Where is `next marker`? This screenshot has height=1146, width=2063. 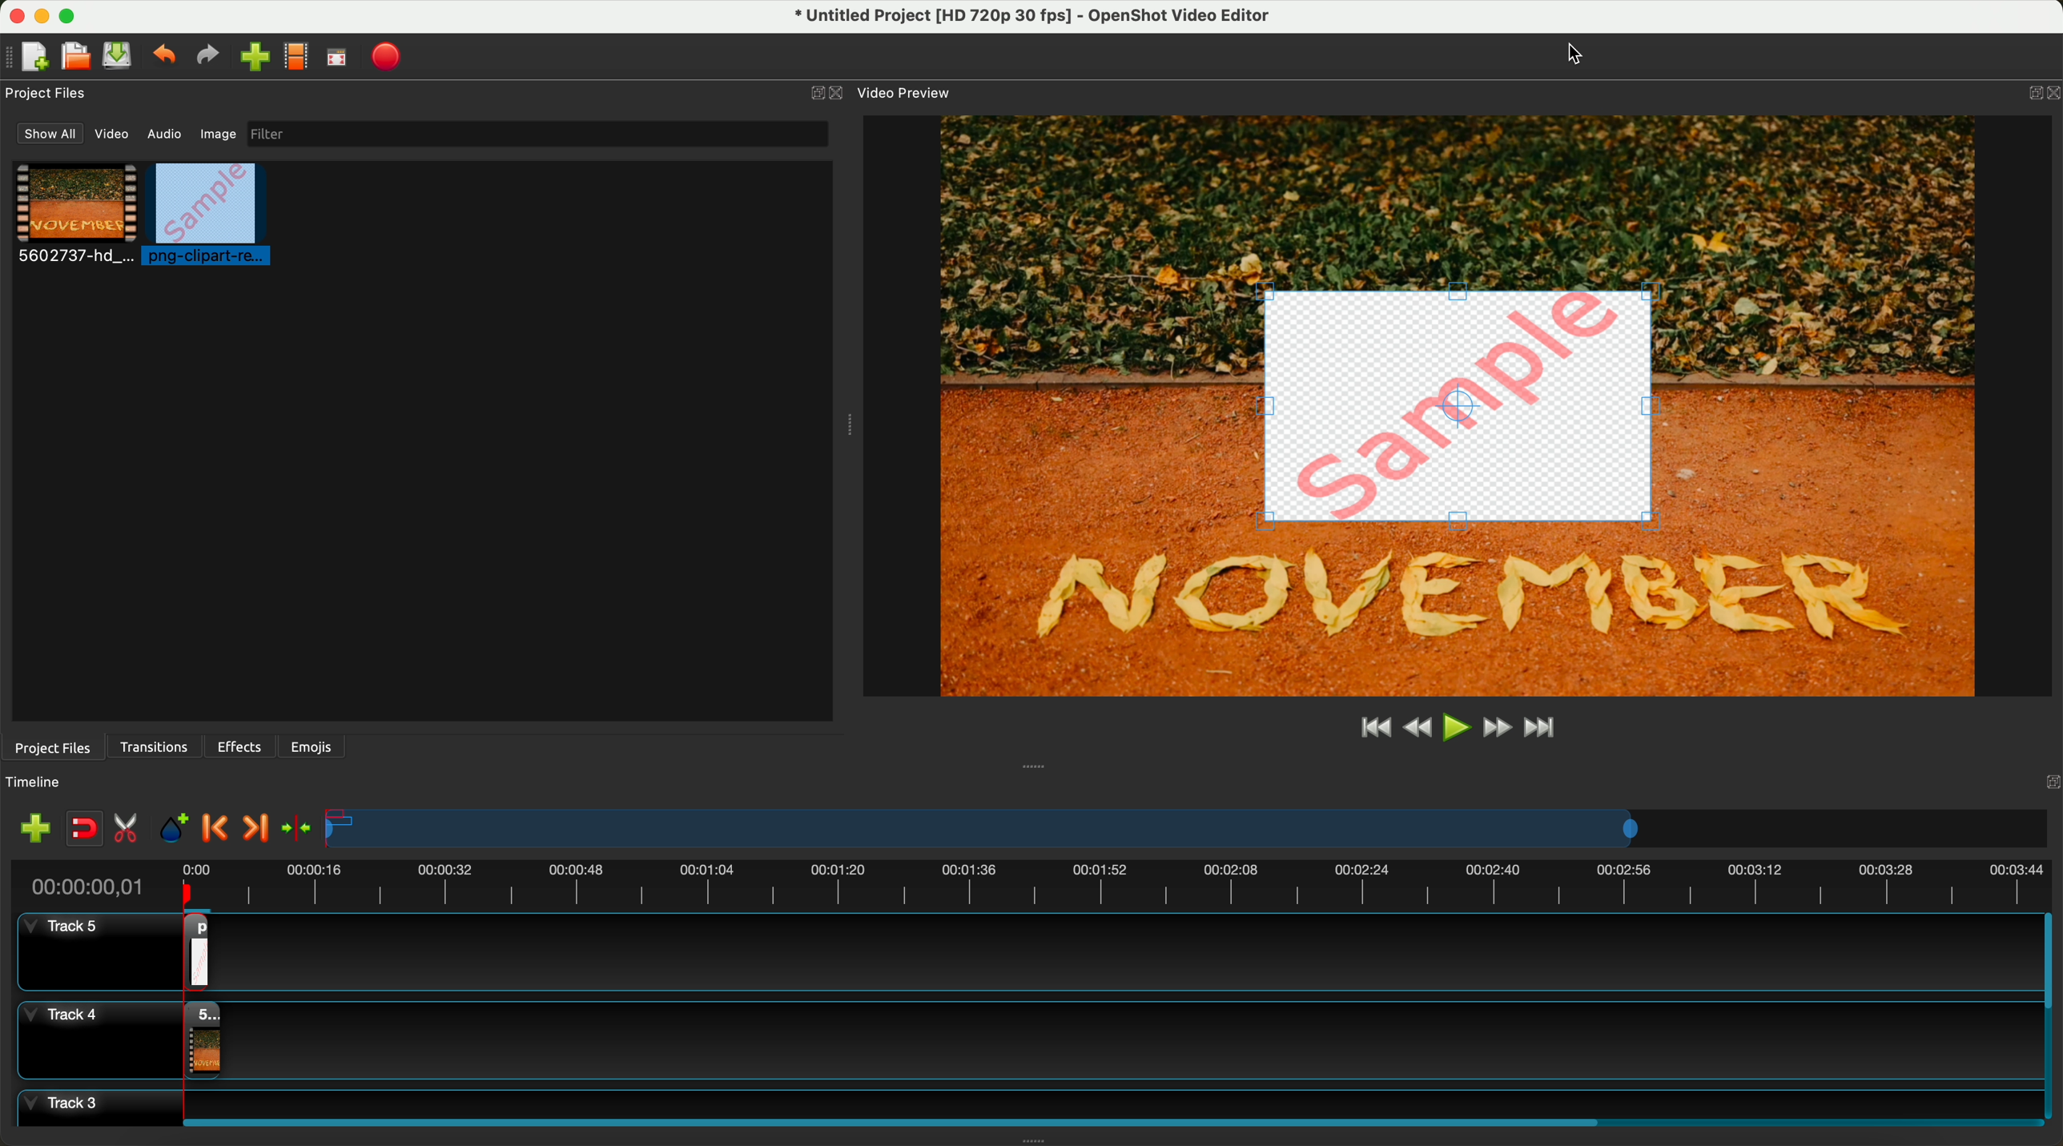
next marker is located at coordinates (254, 829).